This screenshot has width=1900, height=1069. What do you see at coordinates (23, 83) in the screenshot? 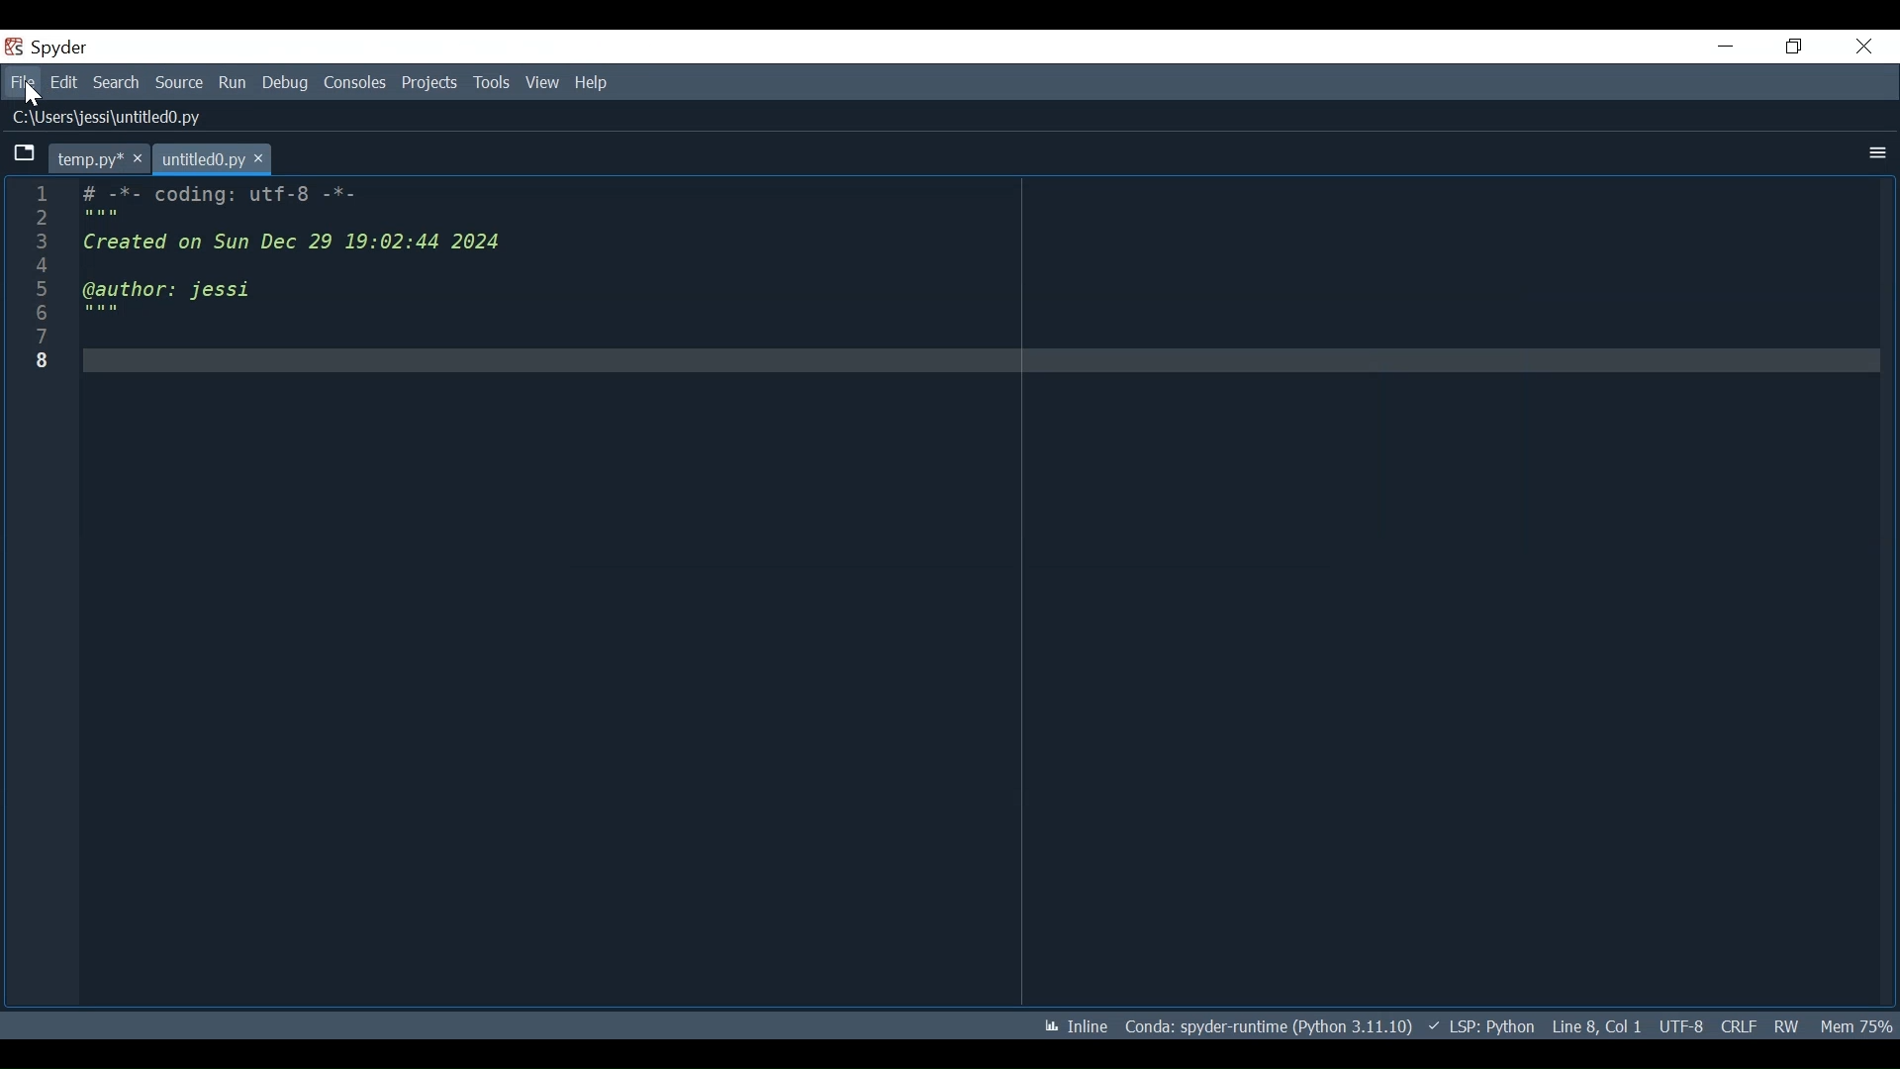
I see `File` at bounding box center [23, 83].